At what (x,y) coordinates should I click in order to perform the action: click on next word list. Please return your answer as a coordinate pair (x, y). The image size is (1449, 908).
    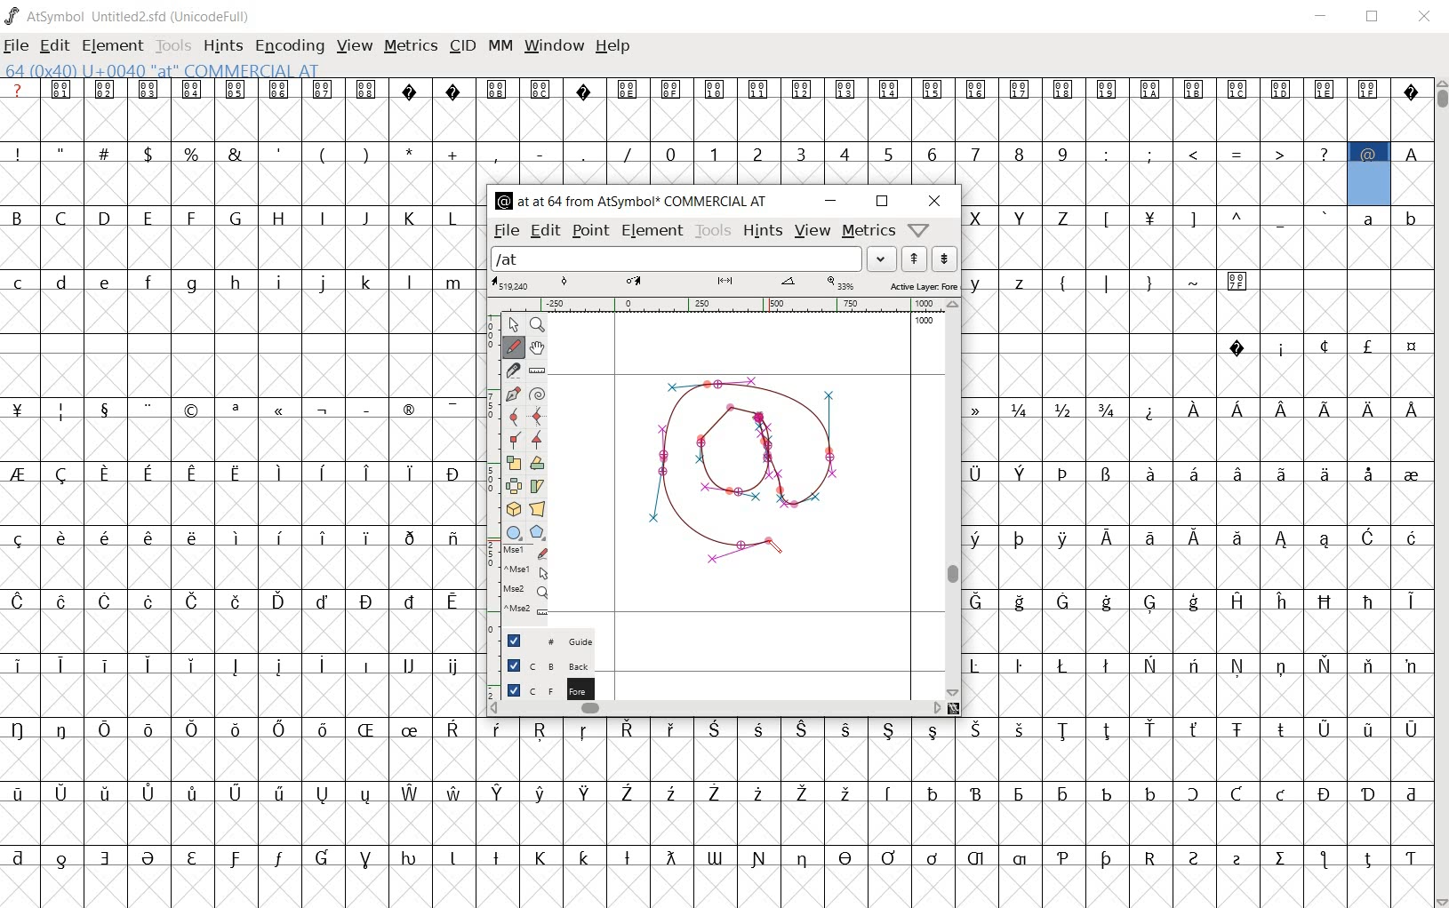
    Looking at the image, I should click on (943, 258).